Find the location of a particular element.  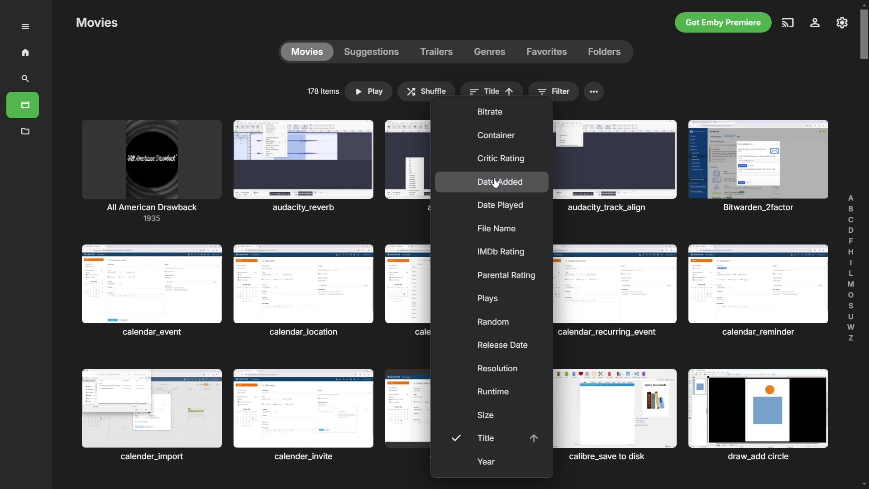

account is located at coordinates (814, 23).